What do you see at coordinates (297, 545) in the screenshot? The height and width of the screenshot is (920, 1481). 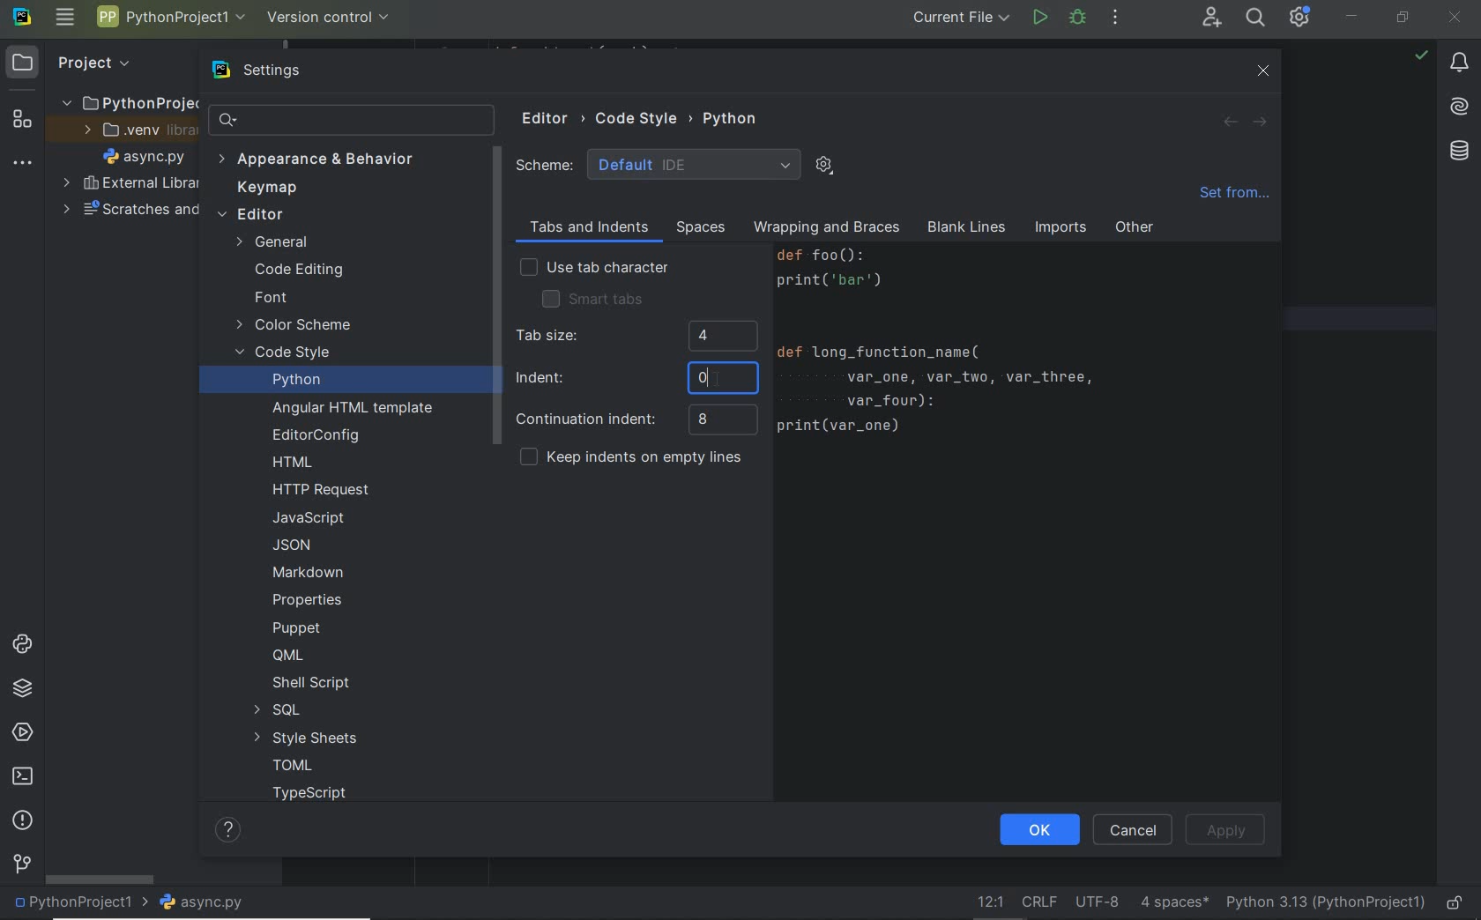 I see `JSON` at bounding box center [297, 545].